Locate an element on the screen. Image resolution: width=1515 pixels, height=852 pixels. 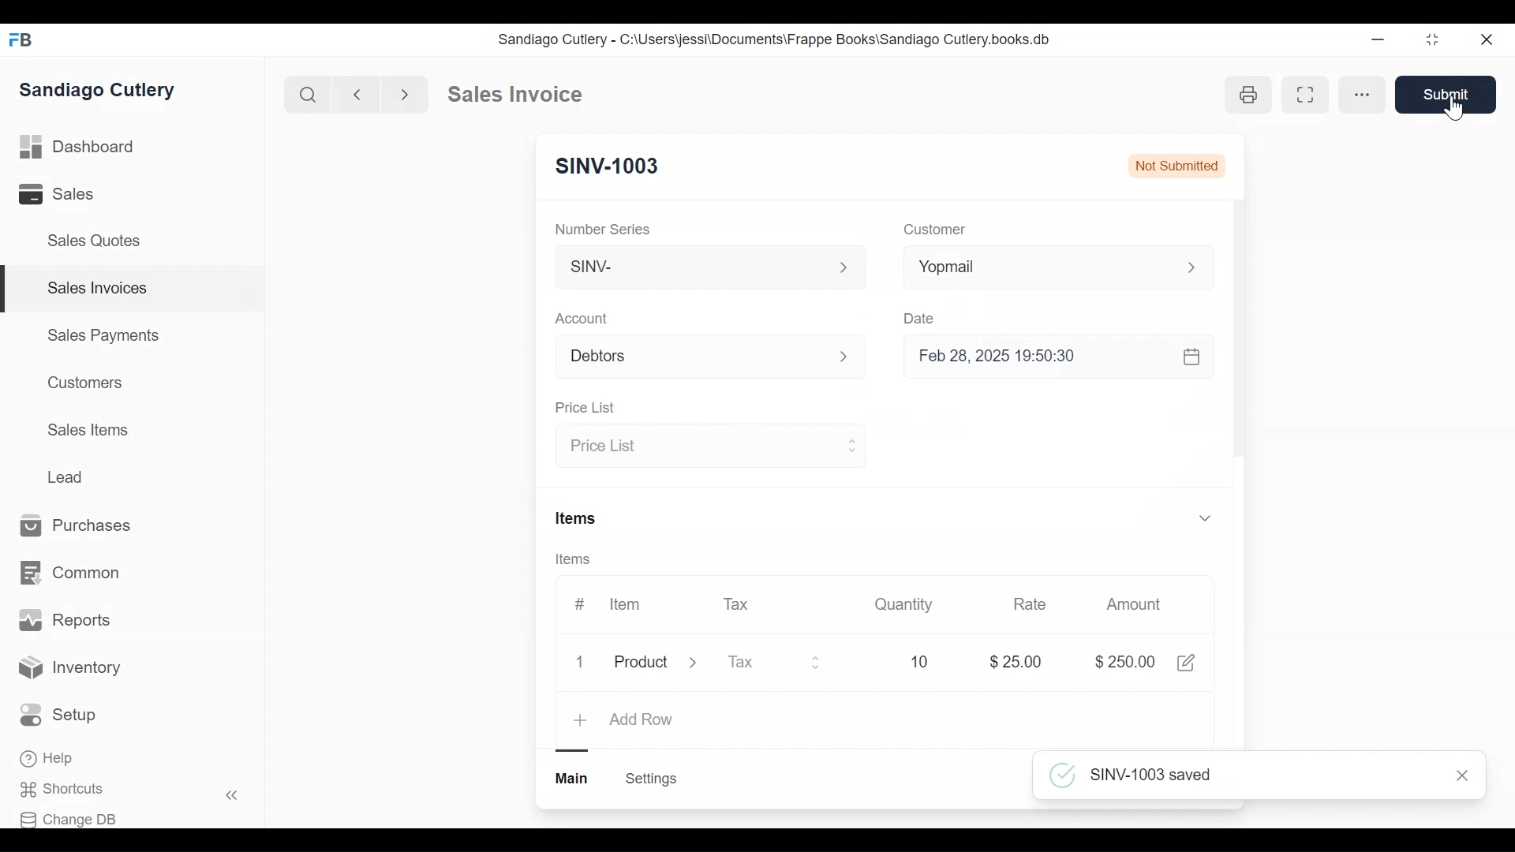
$25.00 is located at coordinates (1019, 660).